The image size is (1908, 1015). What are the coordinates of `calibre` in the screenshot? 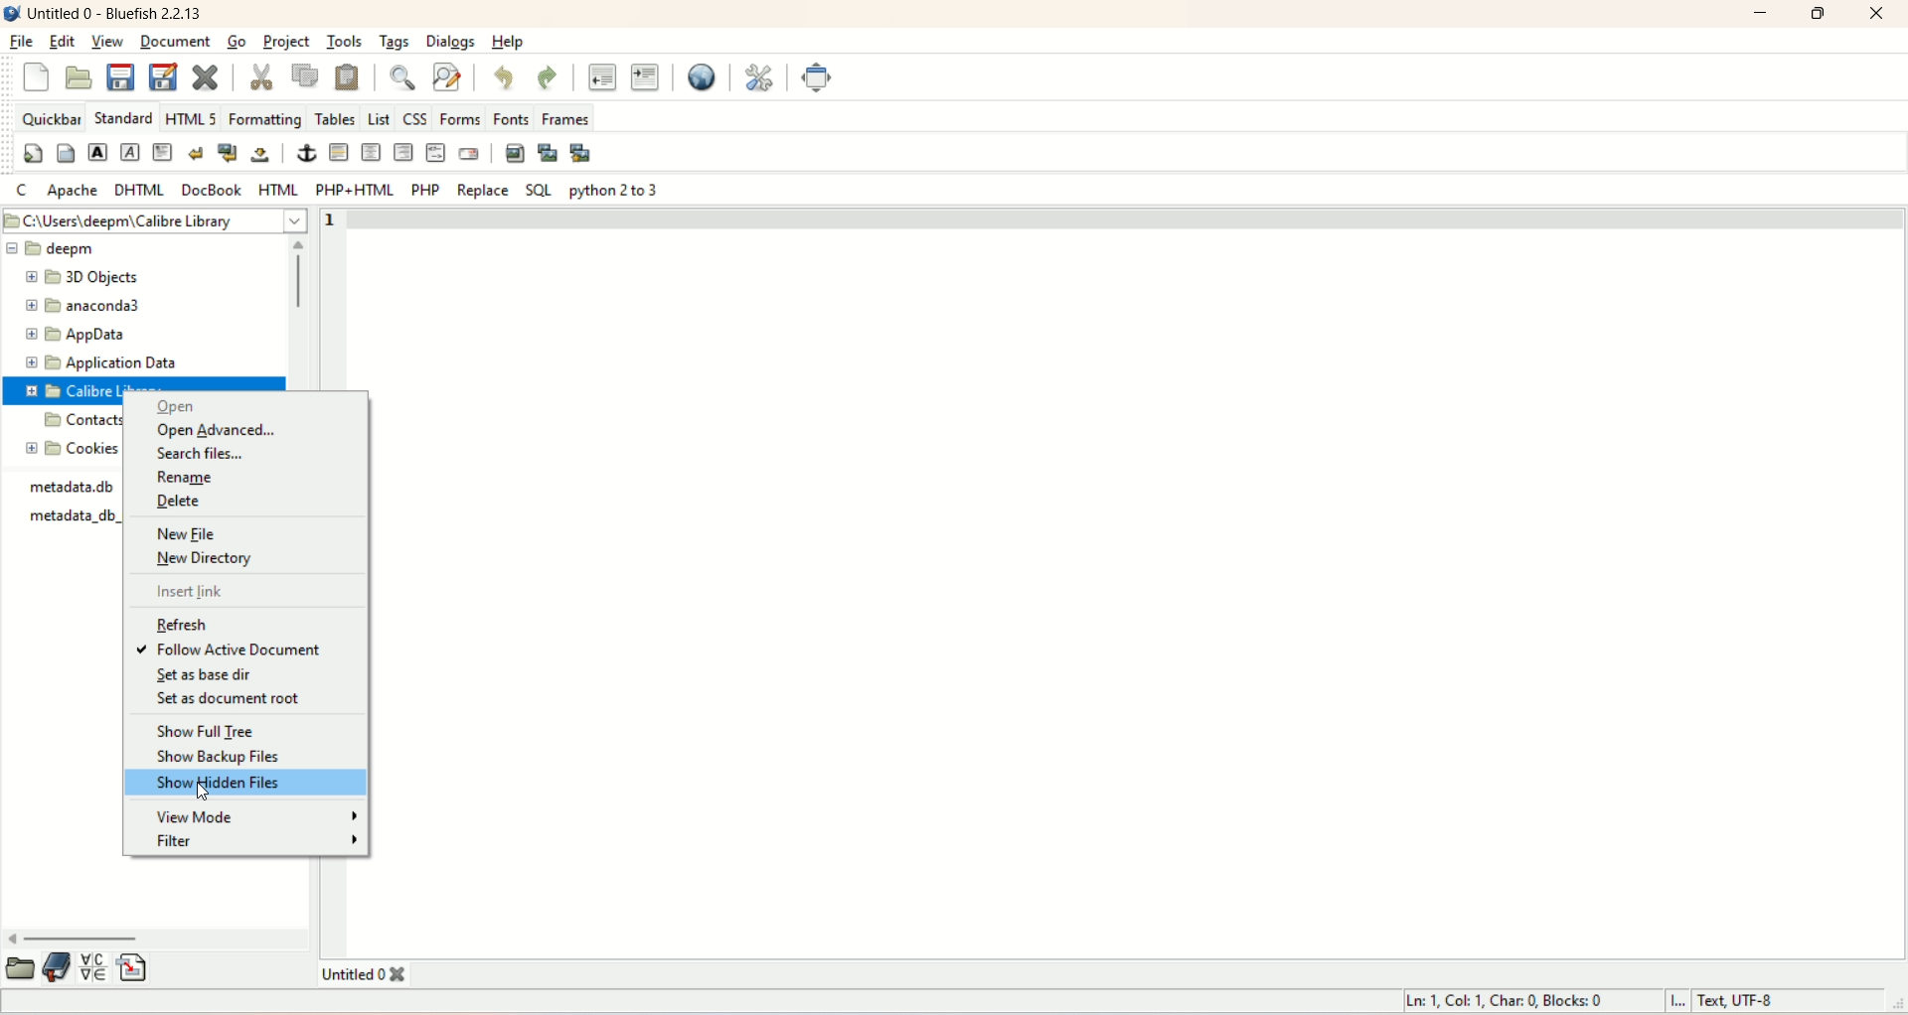 It's located at (89, 389).